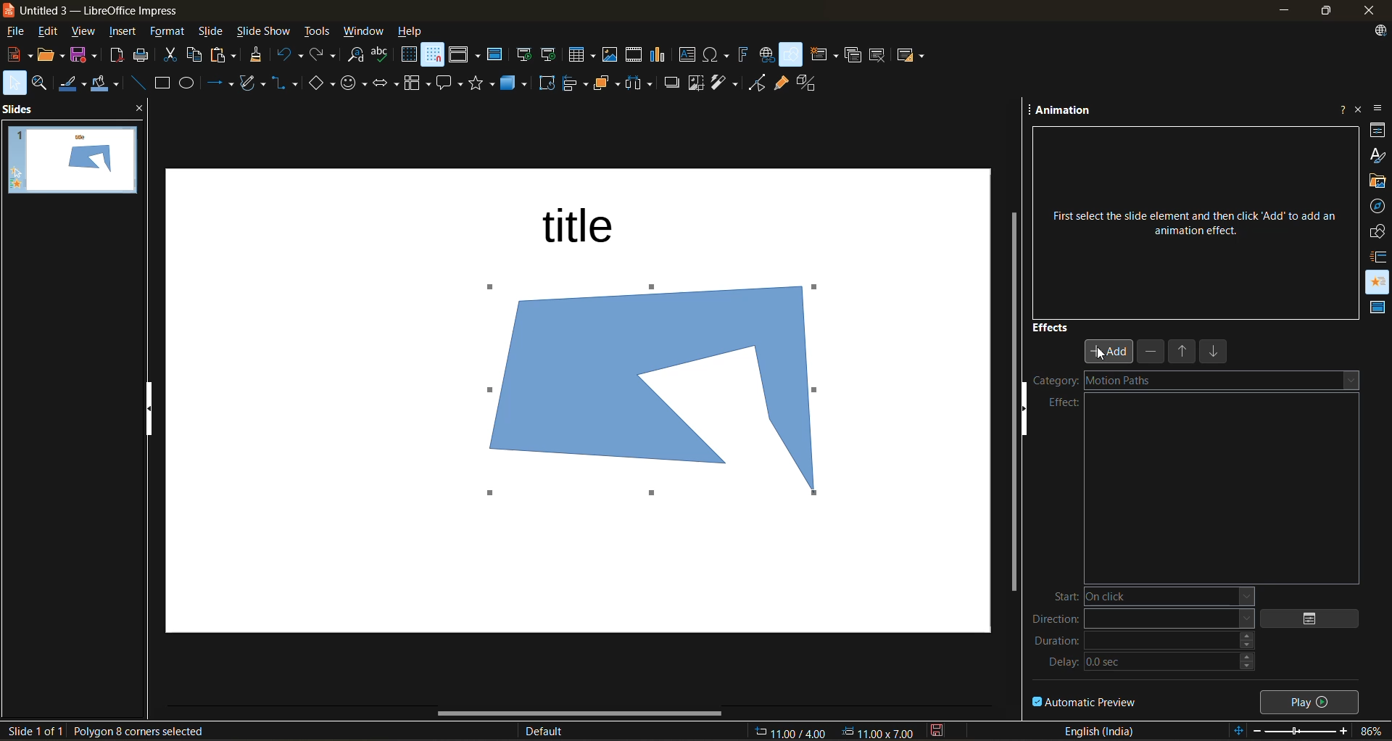  What do you see at coordinates (190, 83) in the screenshot?
I see `ellipse` at bounding box center [190, 83].